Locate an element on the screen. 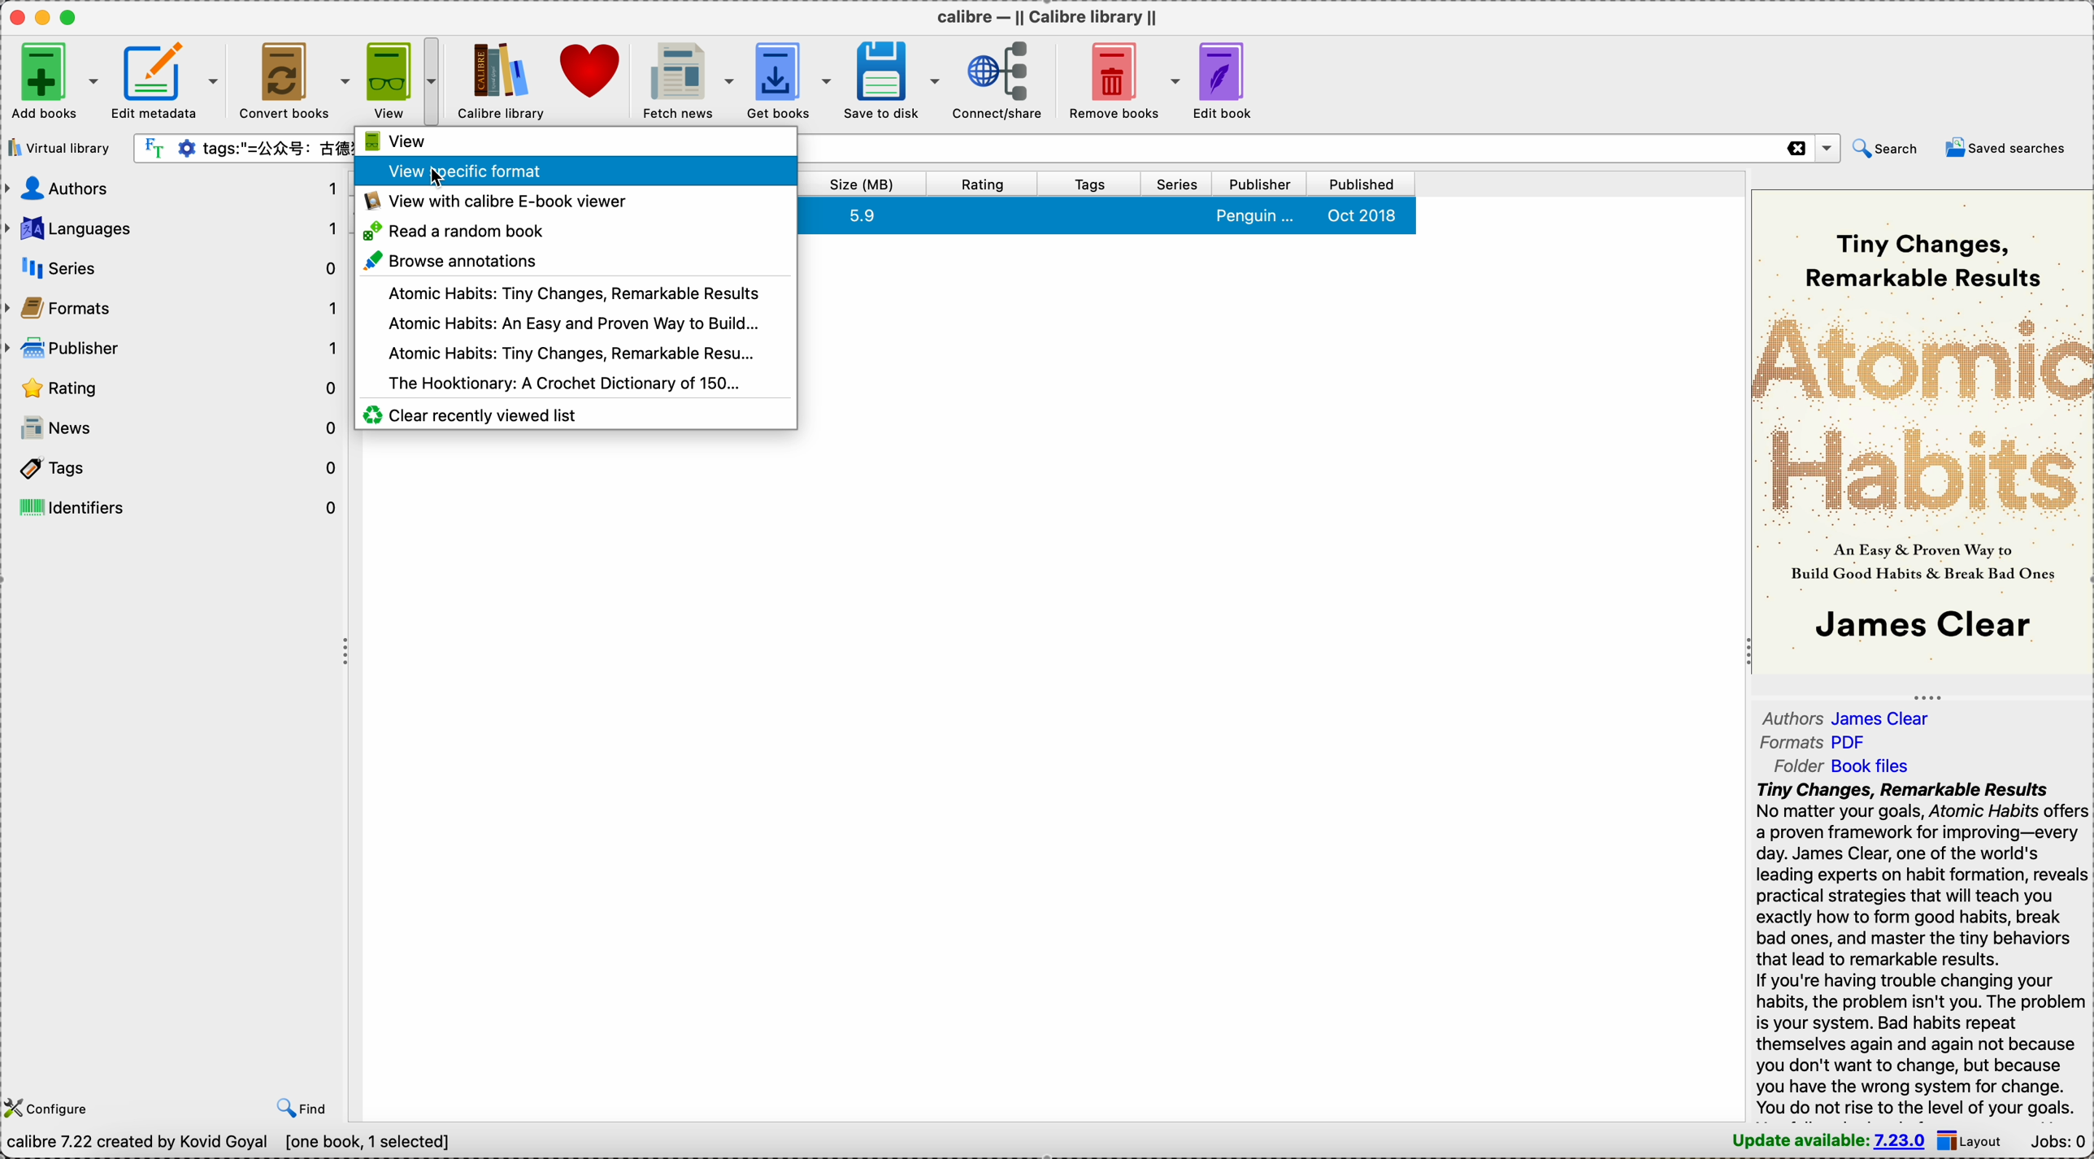 The width and height of the screenshot is (2094, 1159). size is located at coordinates (862, 183).